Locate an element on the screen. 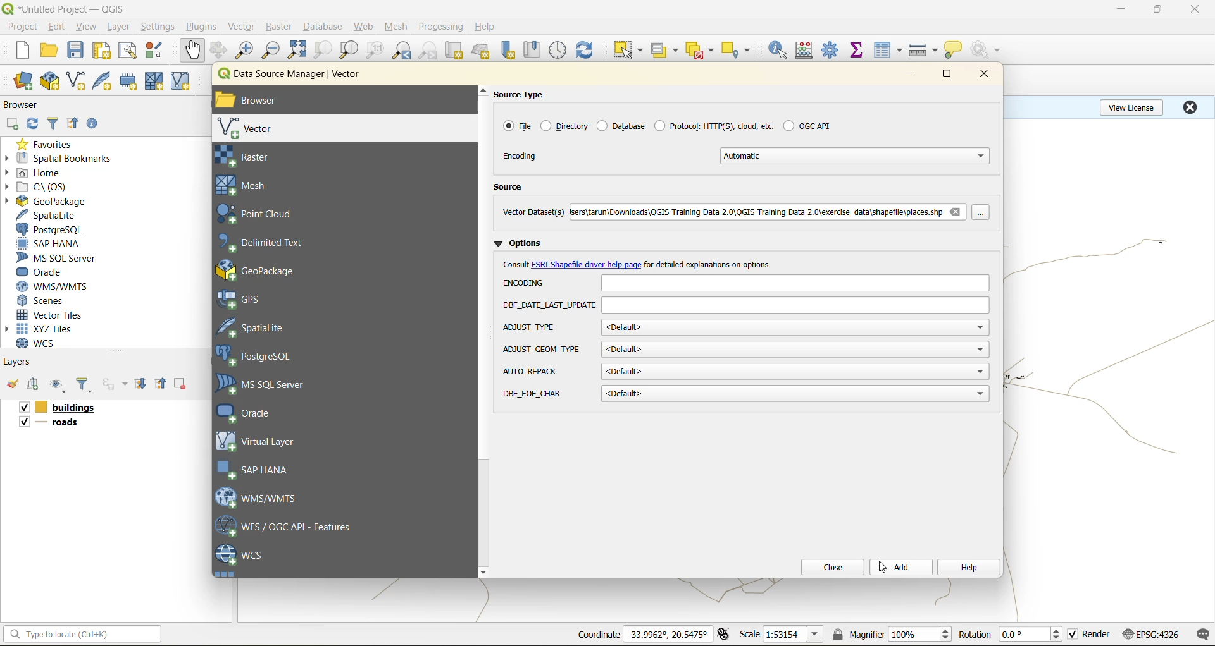 This screenshot has width=1215, height=646. toggle extents is located at coordinates (725, 633).